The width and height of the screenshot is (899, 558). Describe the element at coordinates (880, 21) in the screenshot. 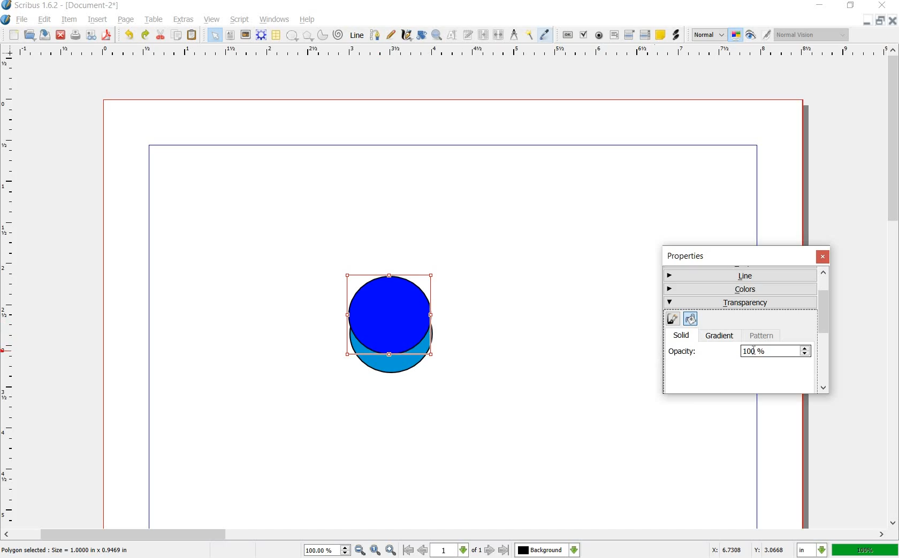

I see `restore` at that location.